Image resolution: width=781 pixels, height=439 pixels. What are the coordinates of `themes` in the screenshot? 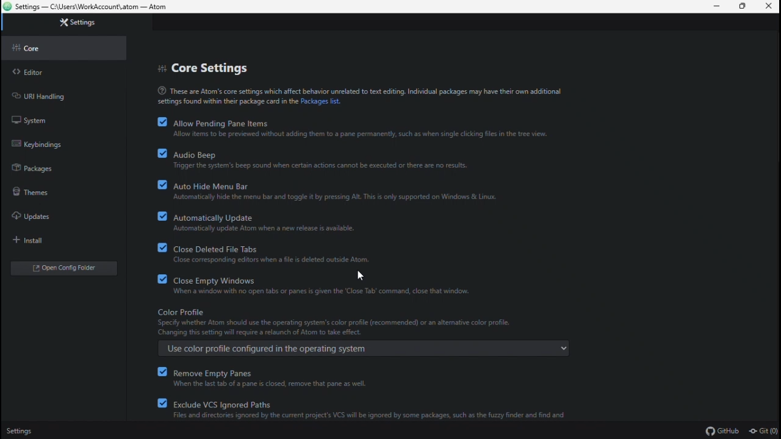 It's located at (51, 193).